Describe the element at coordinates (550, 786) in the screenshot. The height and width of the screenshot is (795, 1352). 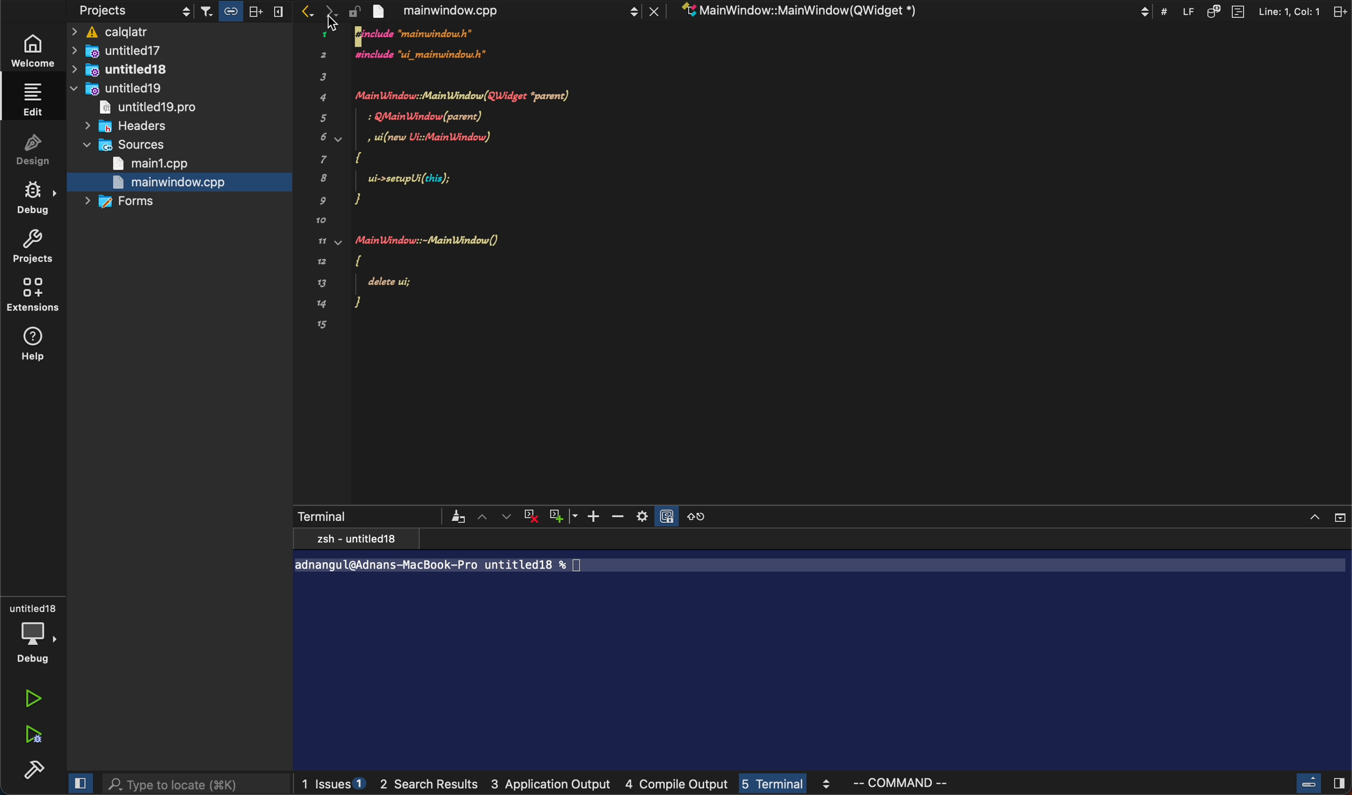
I see `application output` at that location.